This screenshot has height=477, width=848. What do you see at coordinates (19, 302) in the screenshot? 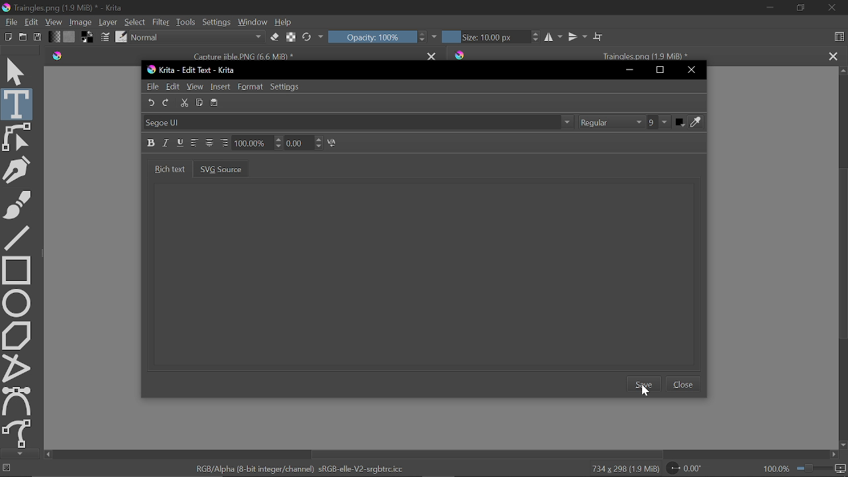
I see `Ellipse tool` at bounding box center [19, 302].